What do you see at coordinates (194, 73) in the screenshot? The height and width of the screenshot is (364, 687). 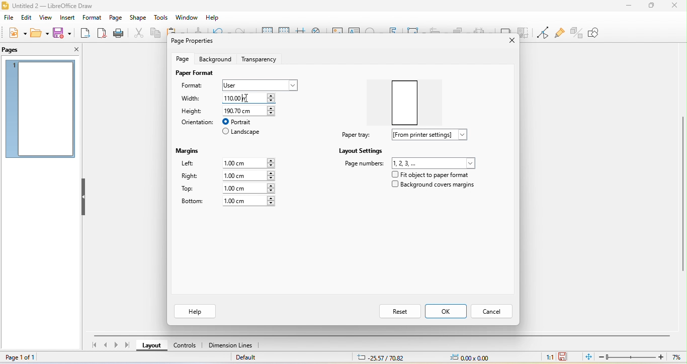 I see `paper format` at bounding box center [194, 73].